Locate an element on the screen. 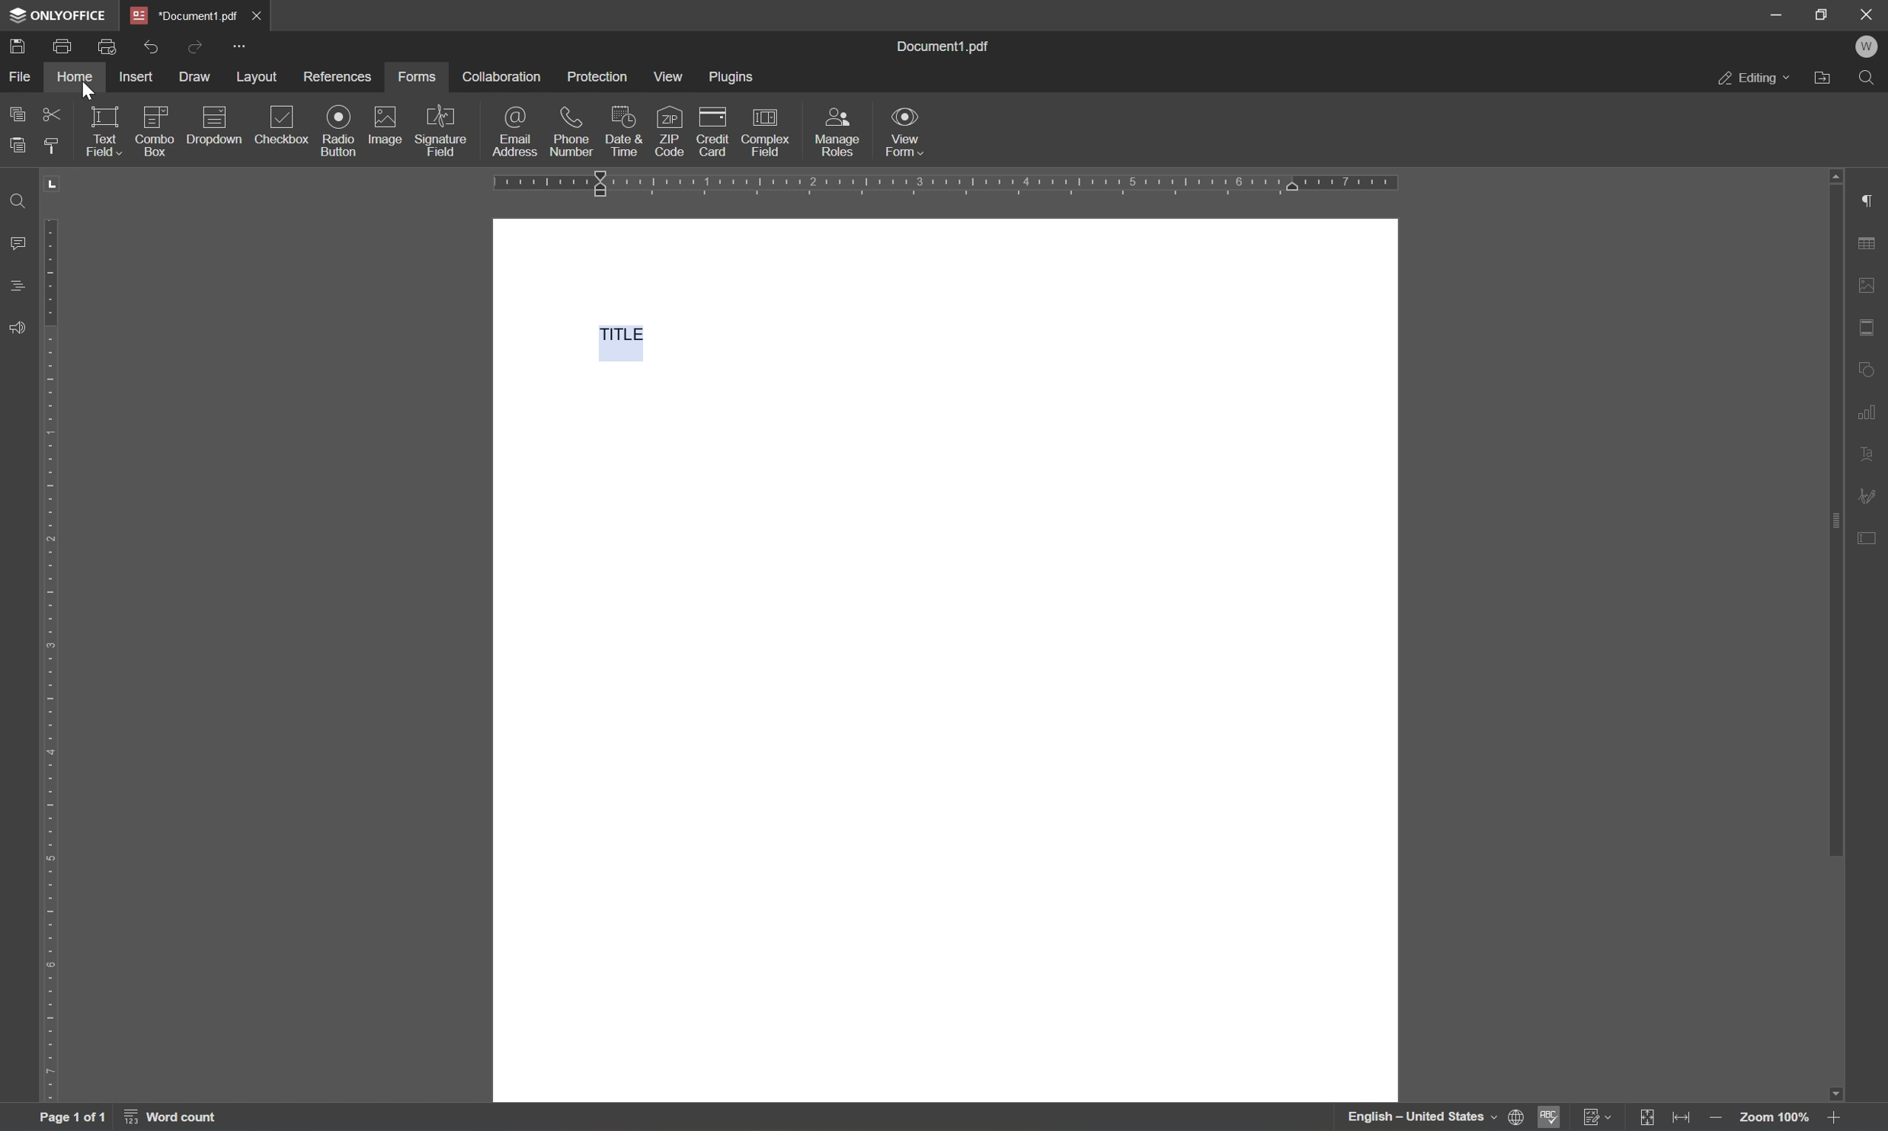  copy style is located at coordinates (51, 147).